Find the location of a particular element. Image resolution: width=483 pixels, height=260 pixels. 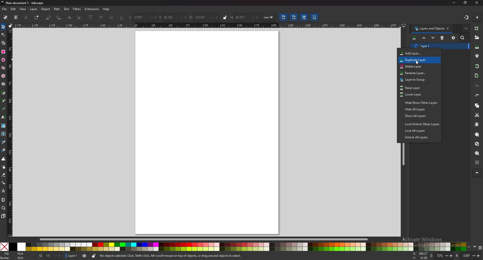

scale stroke width is located at coordinates (283, 17).